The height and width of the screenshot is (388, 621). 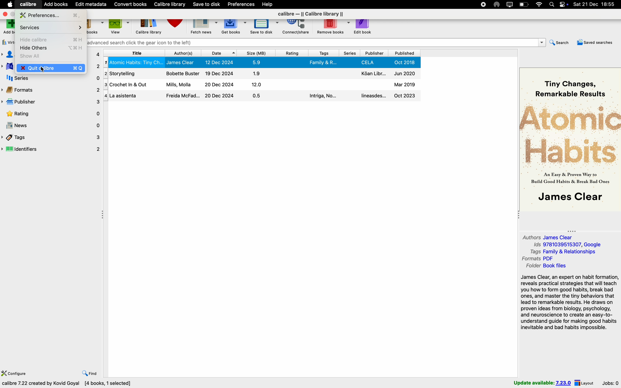 I want to click on languages, so click(x=7, y=67).